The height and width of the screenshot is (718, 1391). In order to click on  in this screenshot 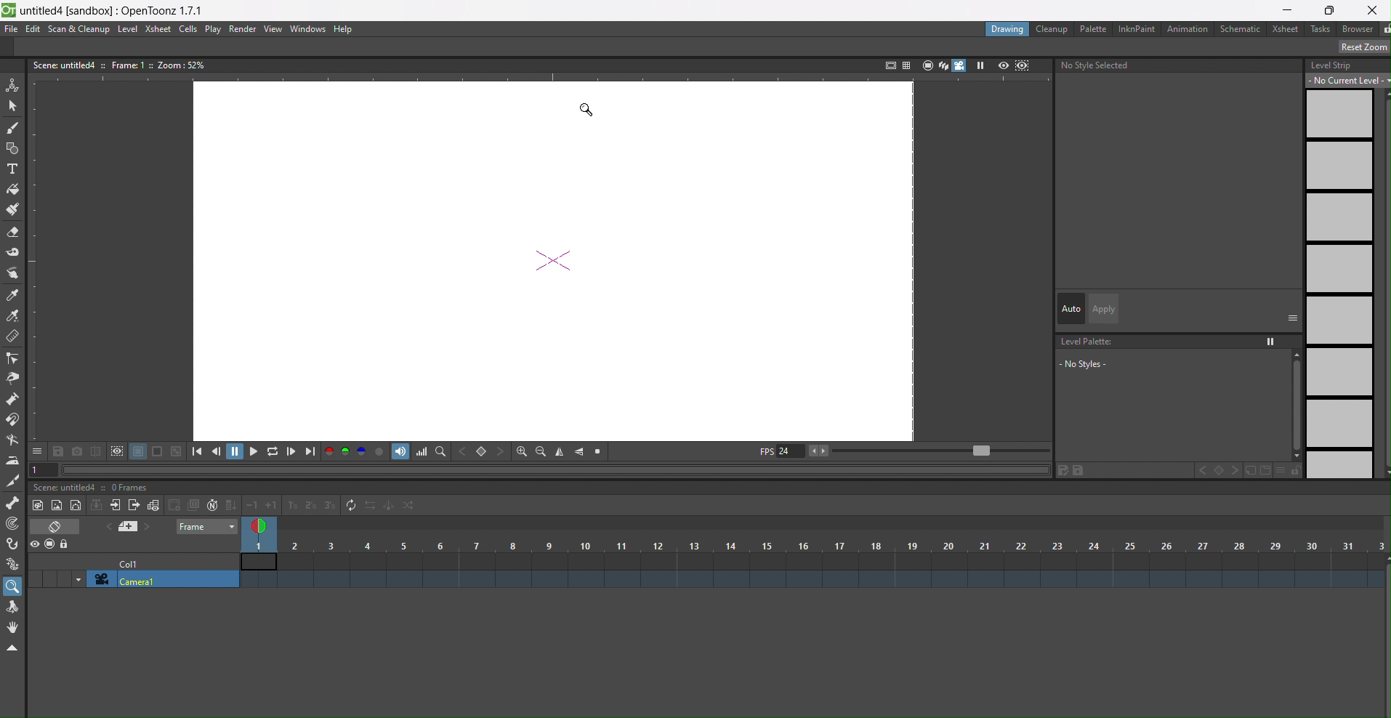, I will do `click(362, 451)`.